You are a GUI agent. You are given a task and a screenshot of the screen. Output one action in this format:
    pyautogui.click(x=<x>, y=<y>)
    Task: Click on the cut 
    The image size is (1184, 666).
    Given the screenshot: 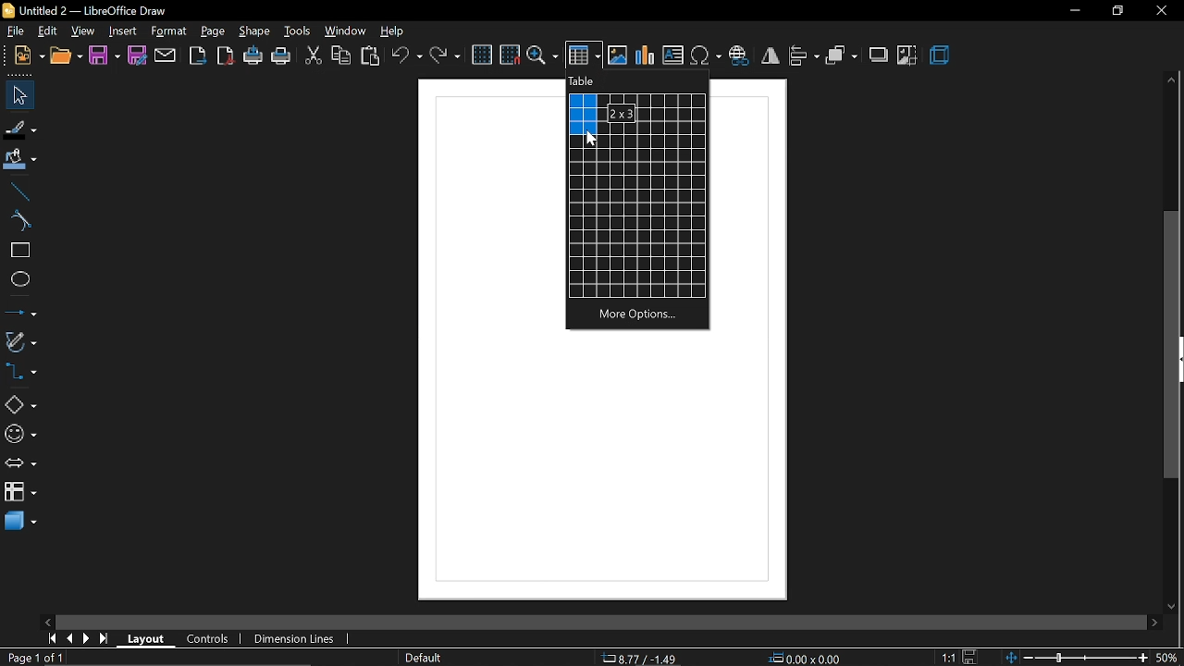 What is the action you would take?
    pyautogui.click(x=313, y=56)
    